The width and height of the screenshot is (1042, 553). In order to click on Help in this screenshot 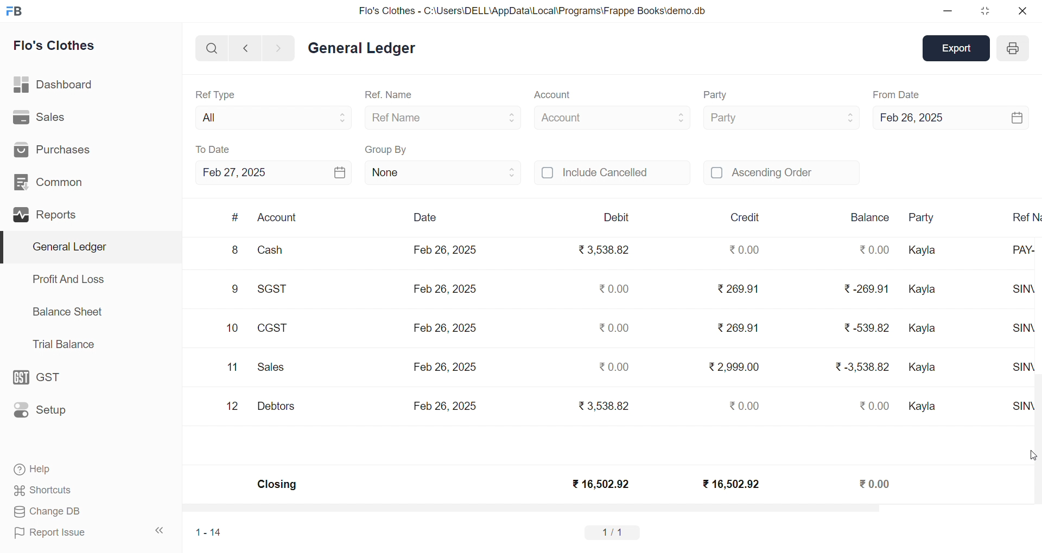, I will do `click(36, 471)`.